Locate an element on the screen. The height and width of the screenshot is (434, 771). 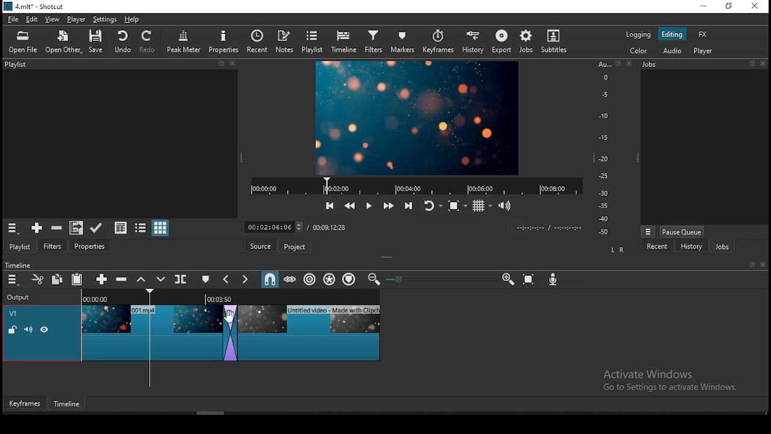
add the source to the playlist is located at coordinates (36, 228).